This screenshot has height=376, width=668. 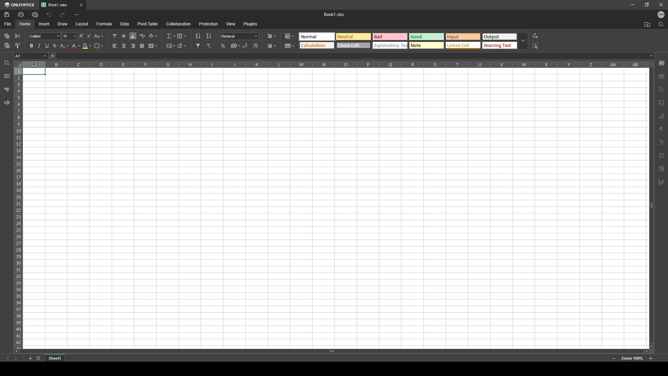 I want to click on table, so click(x=661, y=76).